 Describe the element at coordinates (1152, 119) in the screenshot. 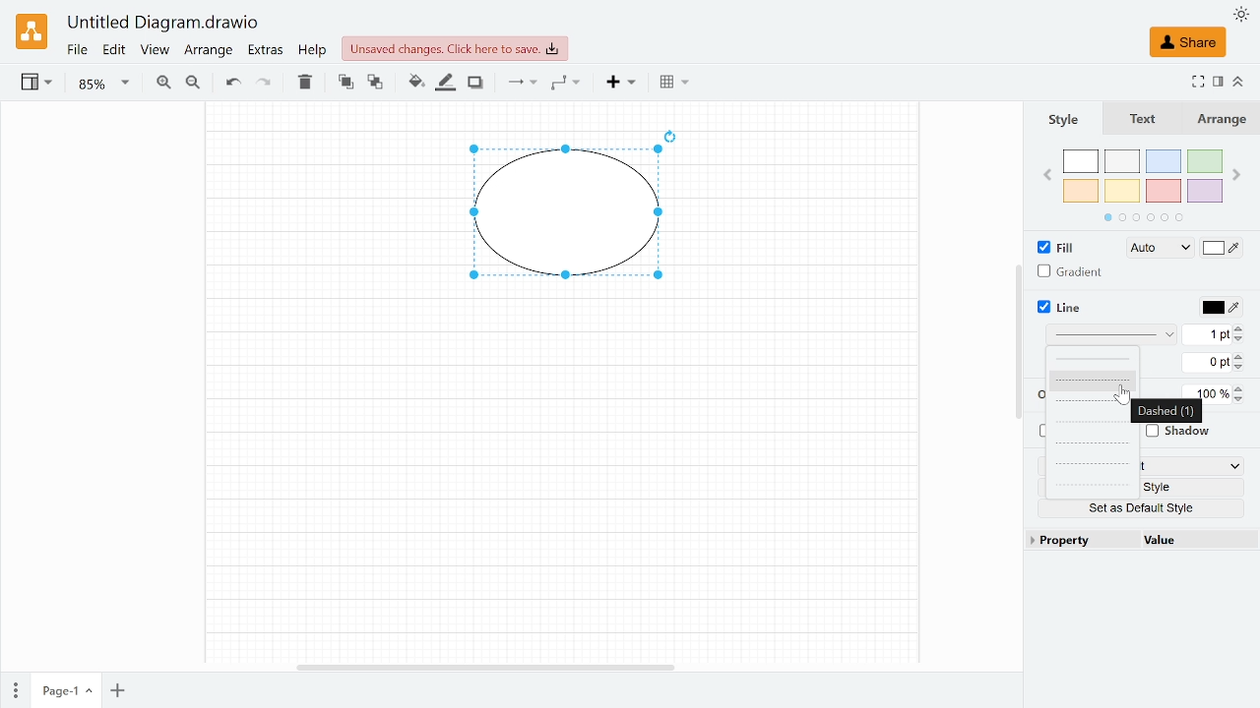

I see `Text` at that location.